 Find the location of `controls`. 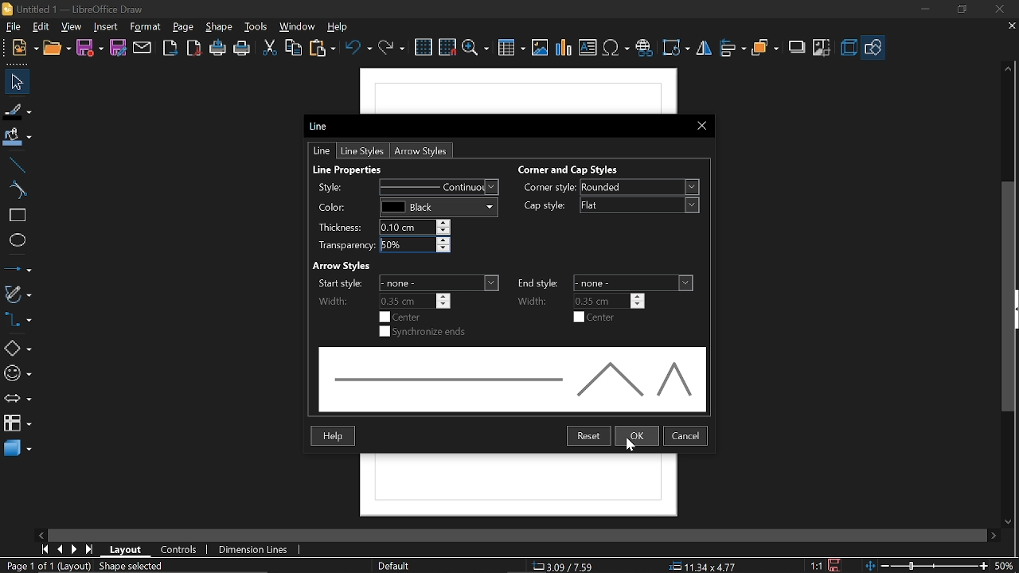

controls is located at coordinates (179, 551).